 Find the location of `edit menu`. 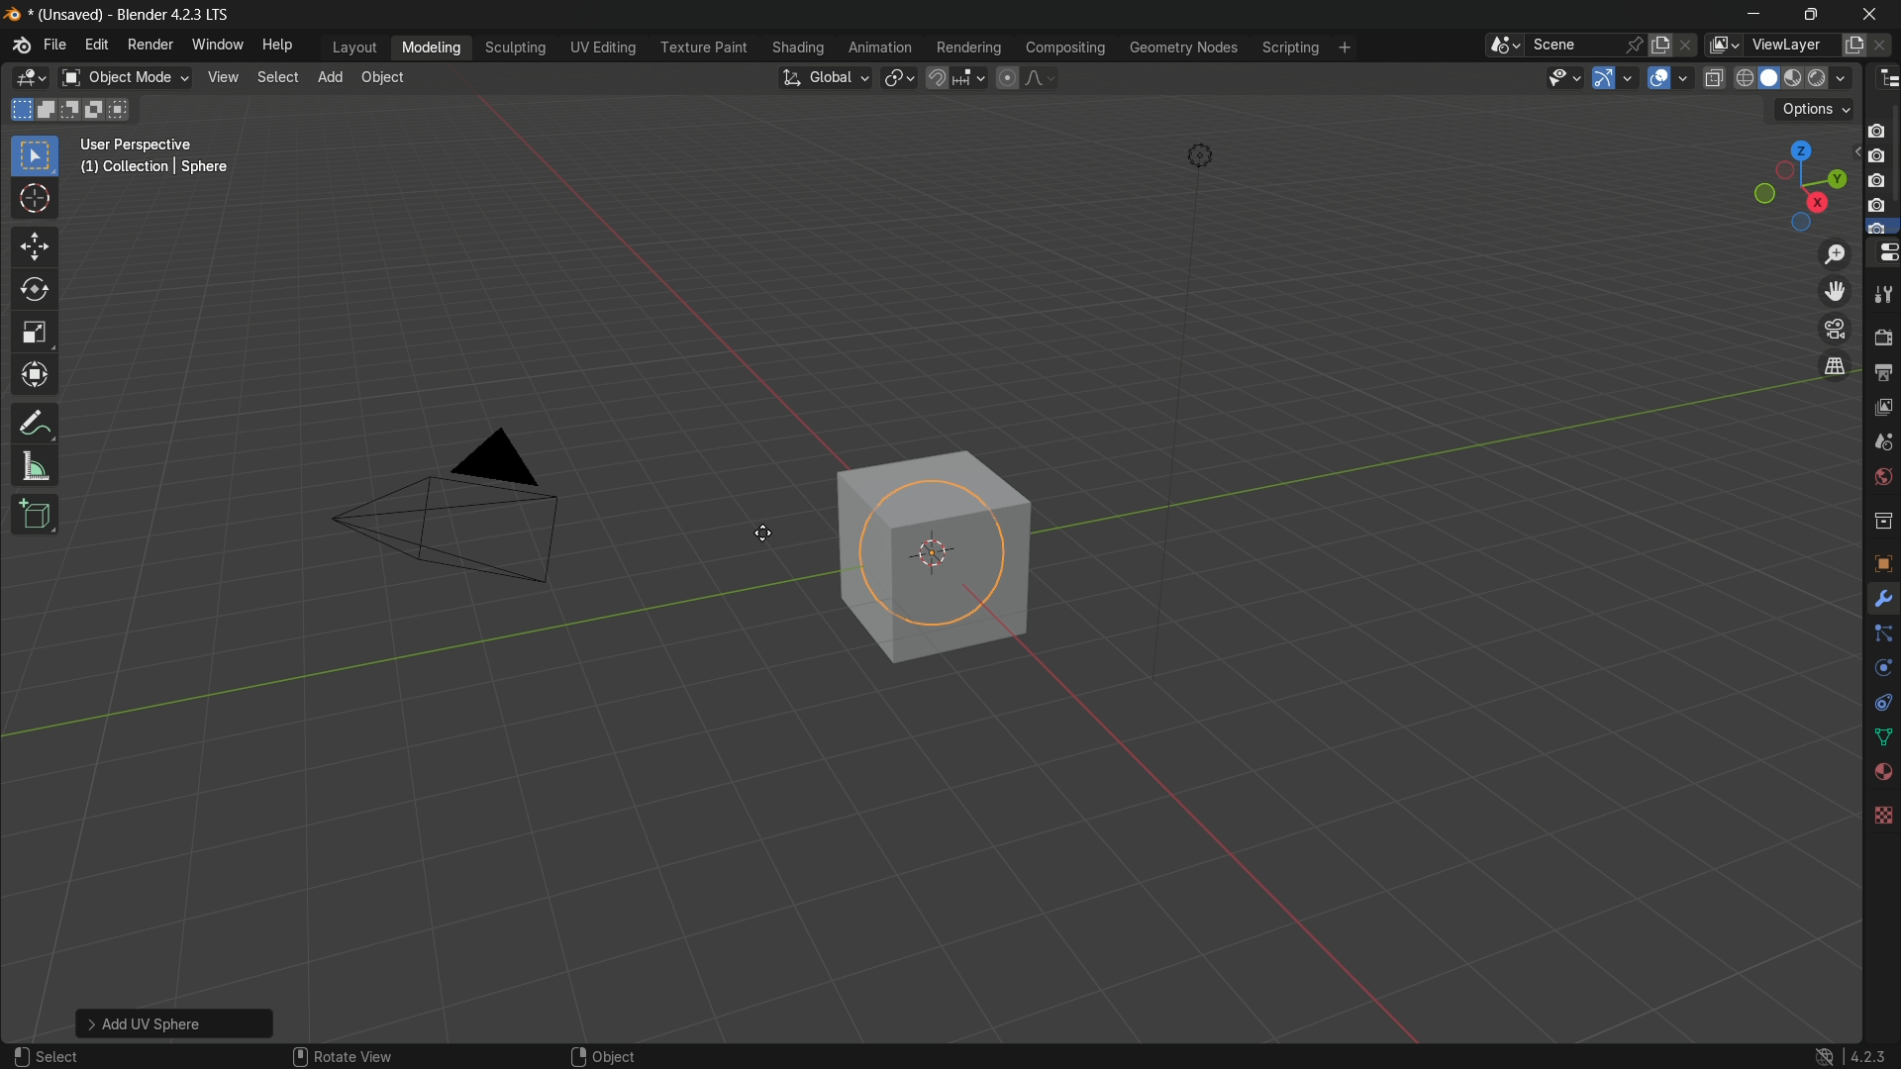

edit menu is located at coordinates (99, 45).